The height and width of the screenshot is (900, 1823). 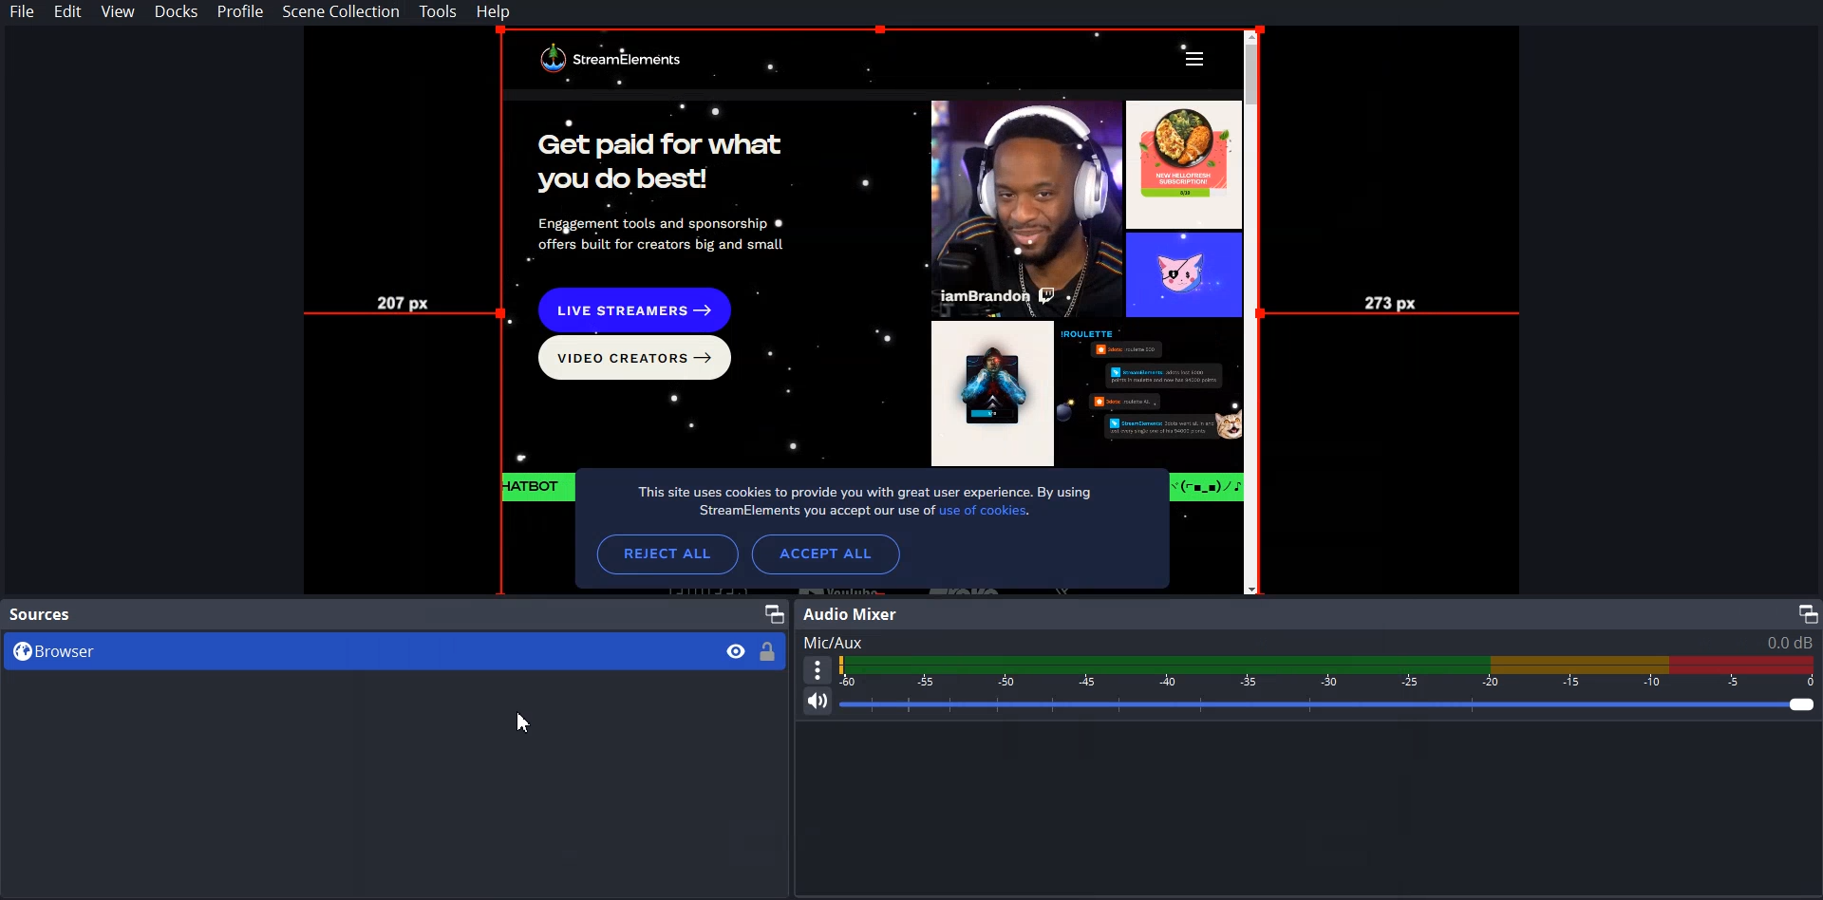 What do you see at coordinates (179, 13) in the screenshot?
I see `Docks` at bounding box center [179, 13].